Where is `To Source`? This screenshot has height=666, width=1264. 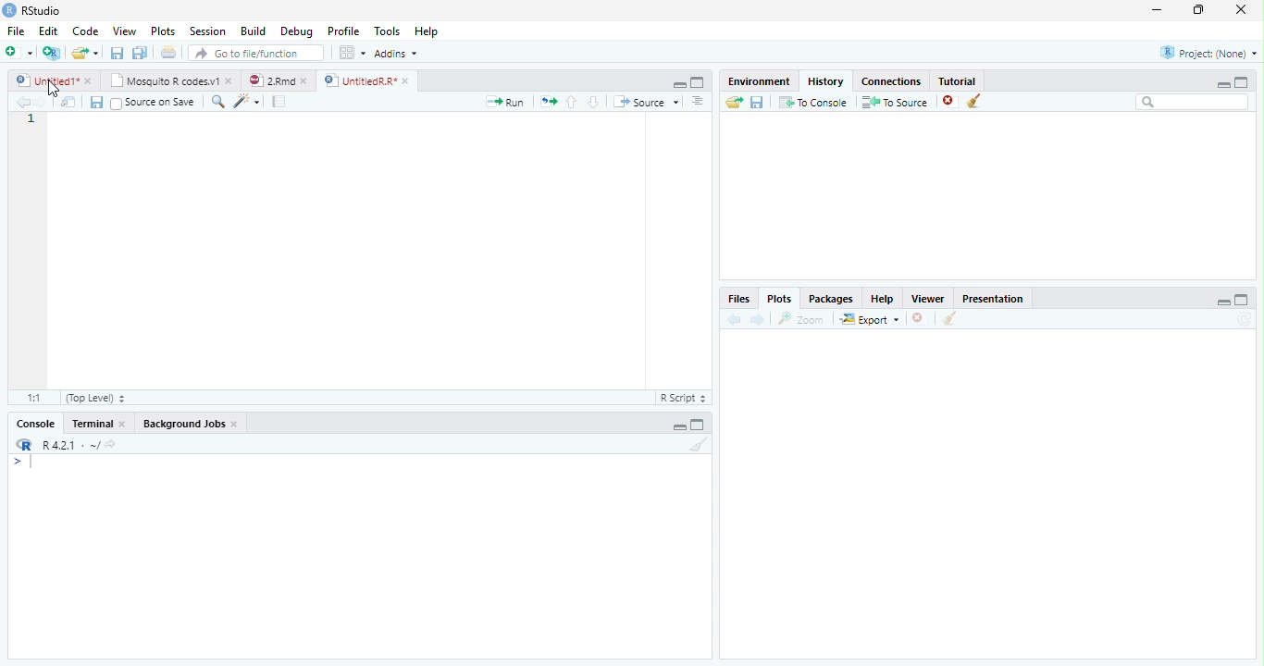
To Source is located at coordinates (894, 102).